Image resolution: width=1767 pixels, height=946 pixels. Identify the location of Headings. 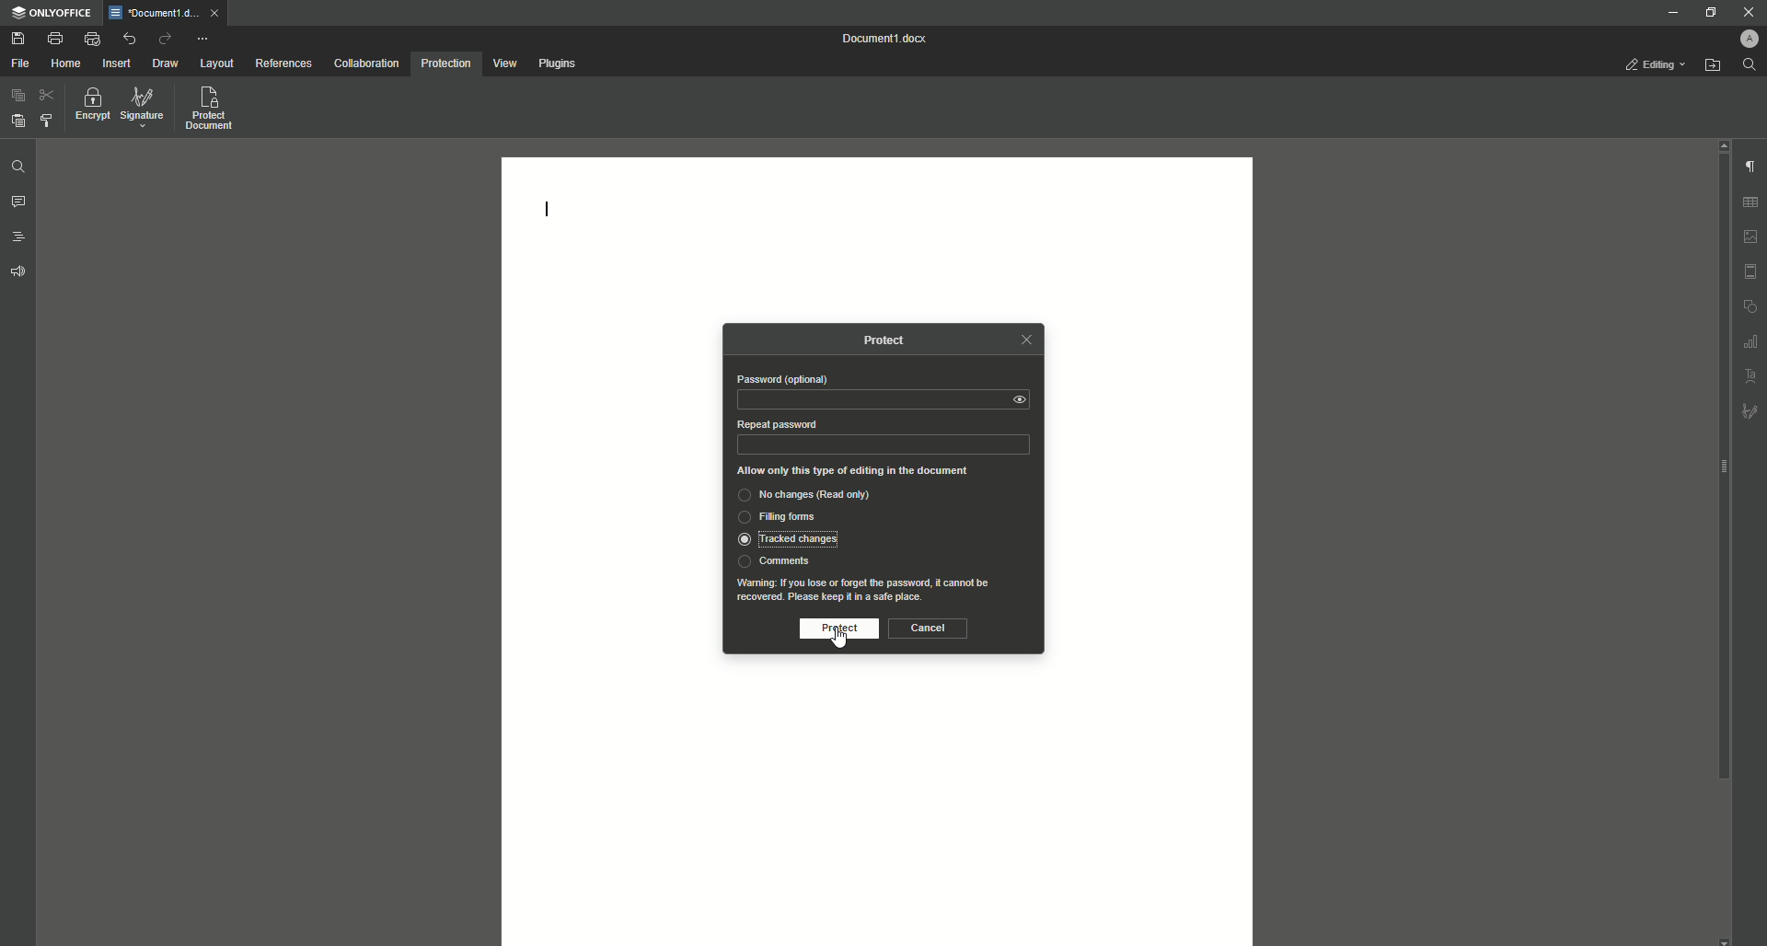
(19, 235).